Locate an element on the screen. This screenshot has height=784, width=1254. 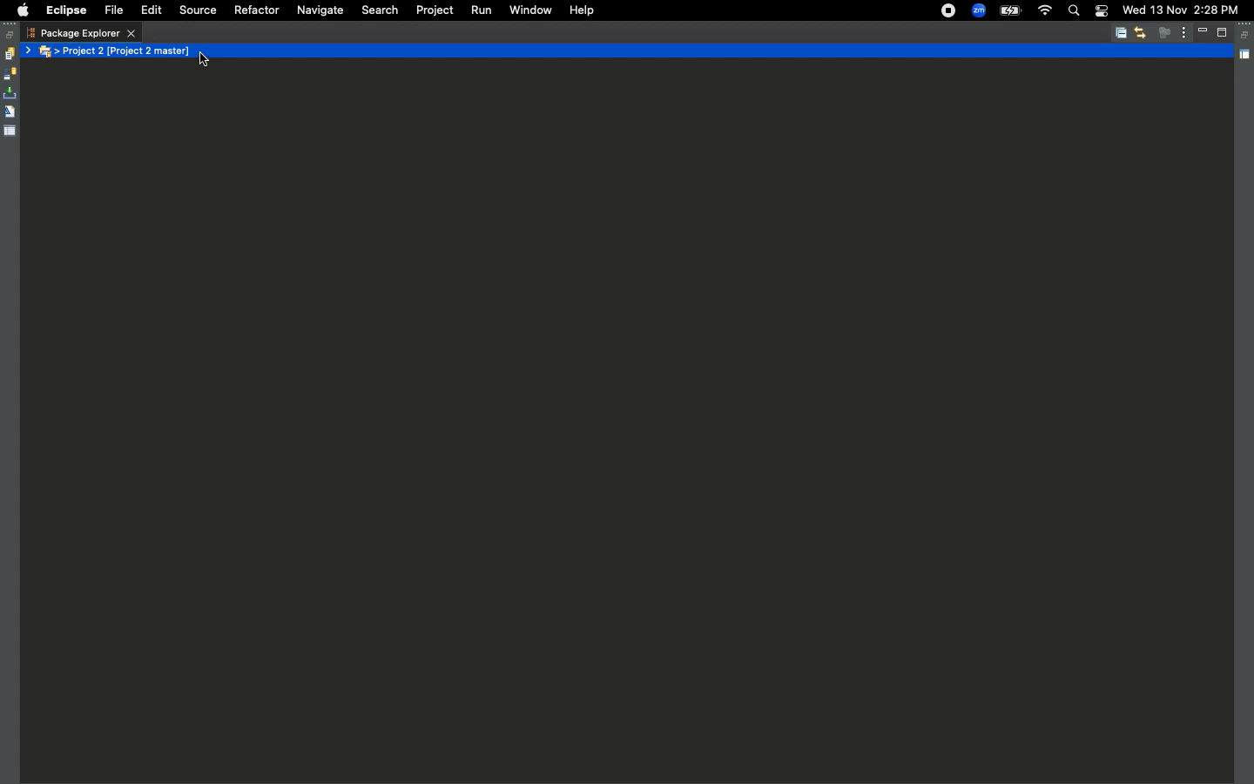
Restore is located at coordinates (10, 35).